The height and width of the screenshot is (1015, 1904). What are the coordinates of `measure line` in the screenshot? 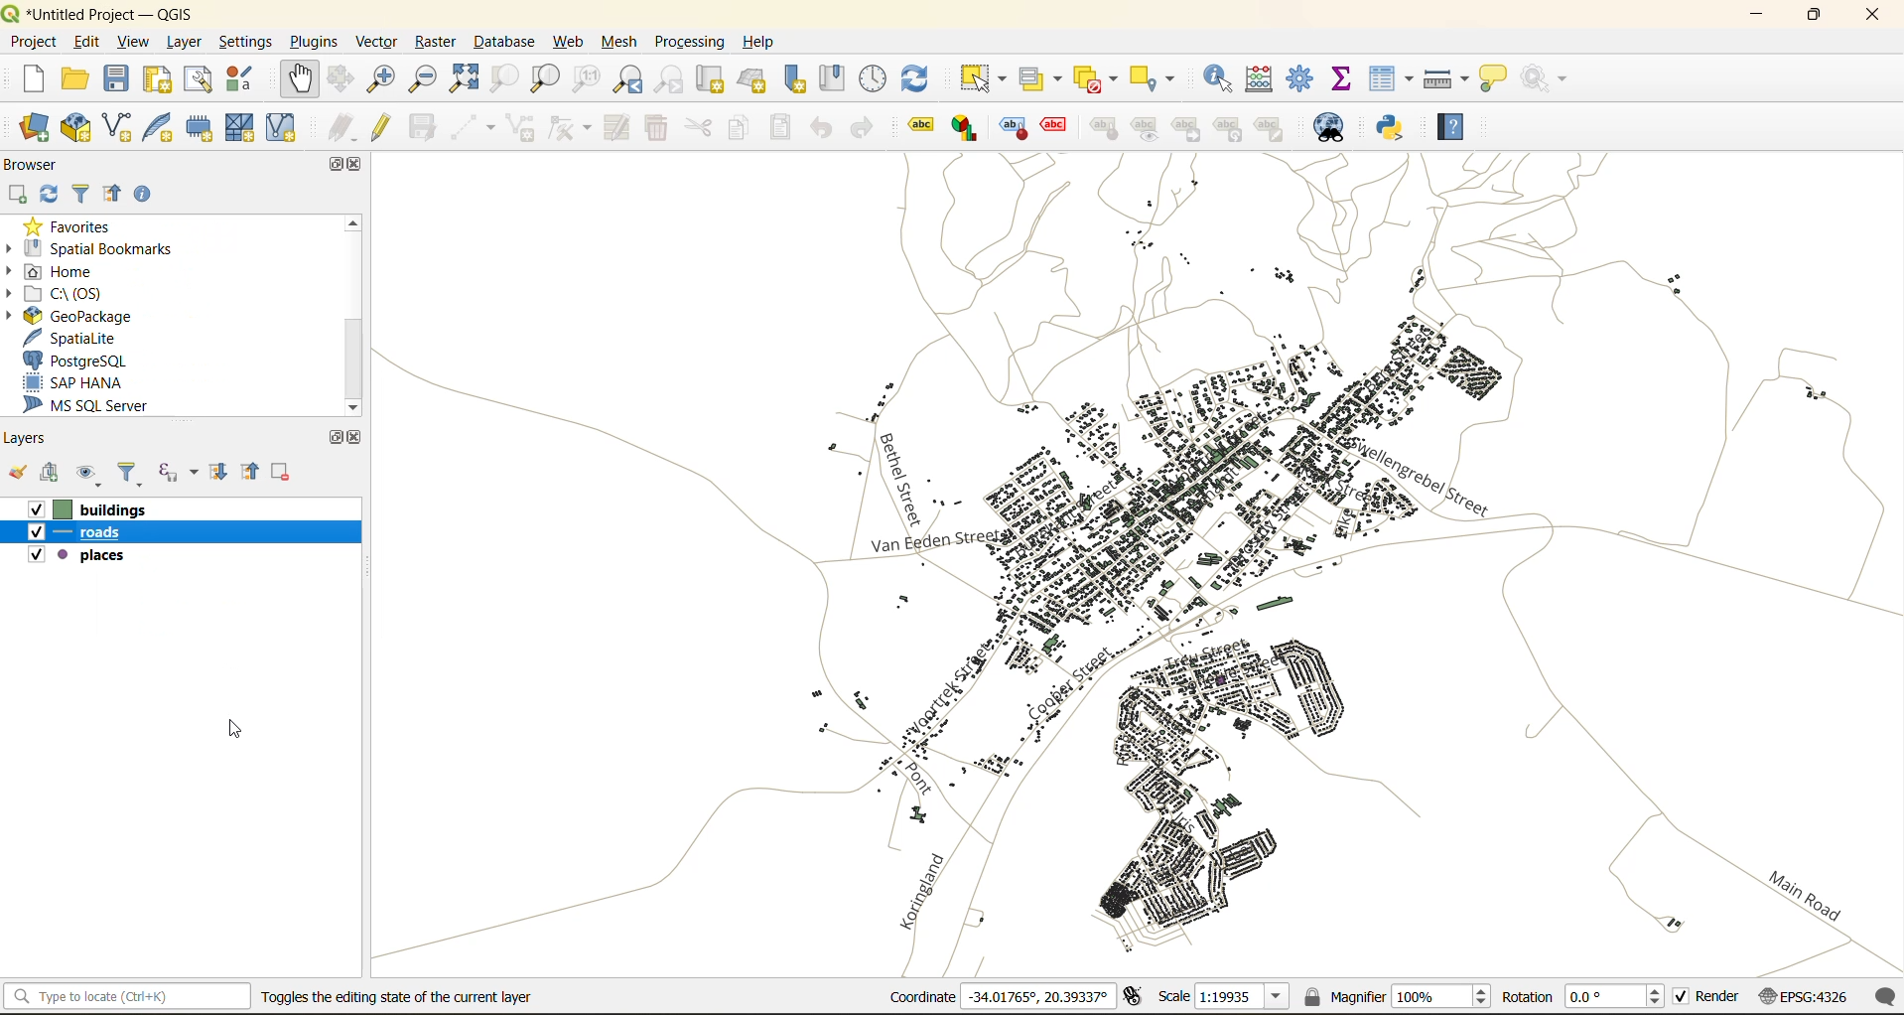 It's located at (1447, 77).